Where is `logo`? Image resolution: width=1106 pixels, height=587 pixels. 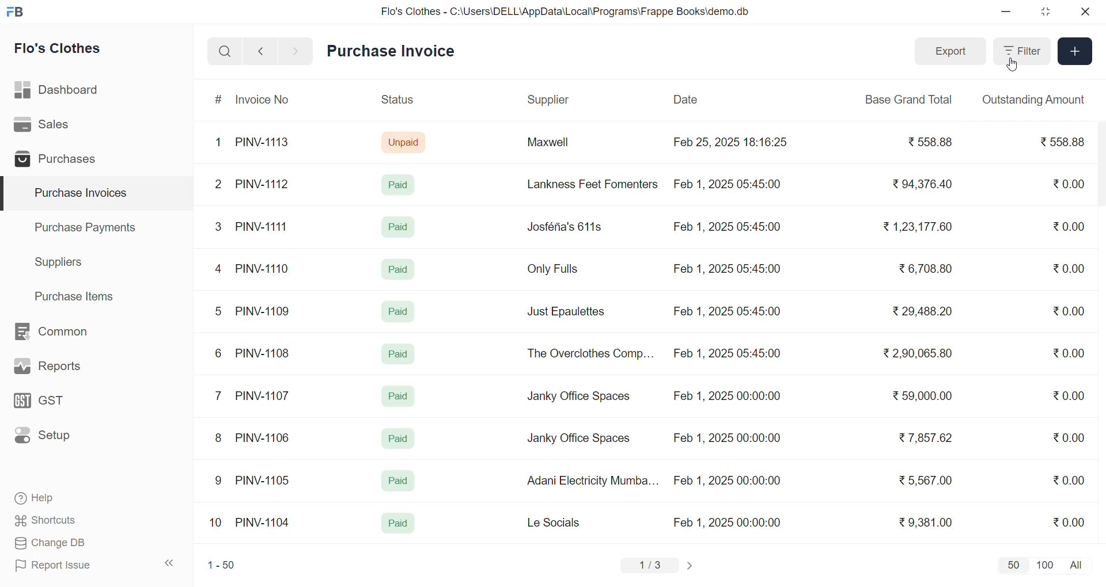
logo is located at coordinates (18, 13).